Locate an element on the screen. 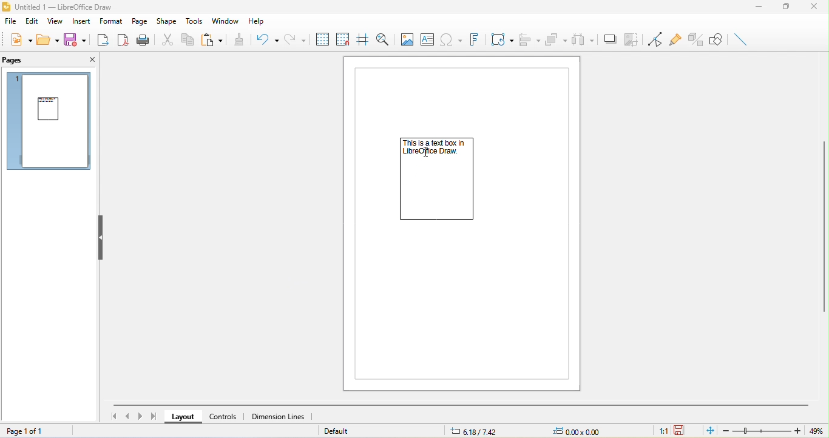  fit to the current window is located at coordinates (708, 431).